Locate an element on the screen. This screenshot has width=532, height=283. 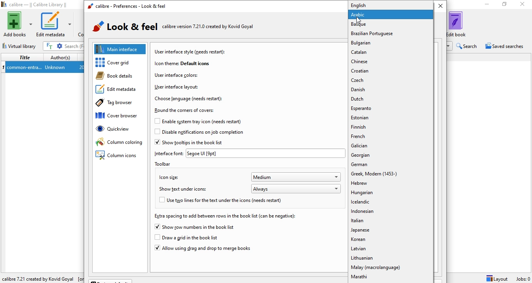
Configure calibre is located at coordinates (41, 277).